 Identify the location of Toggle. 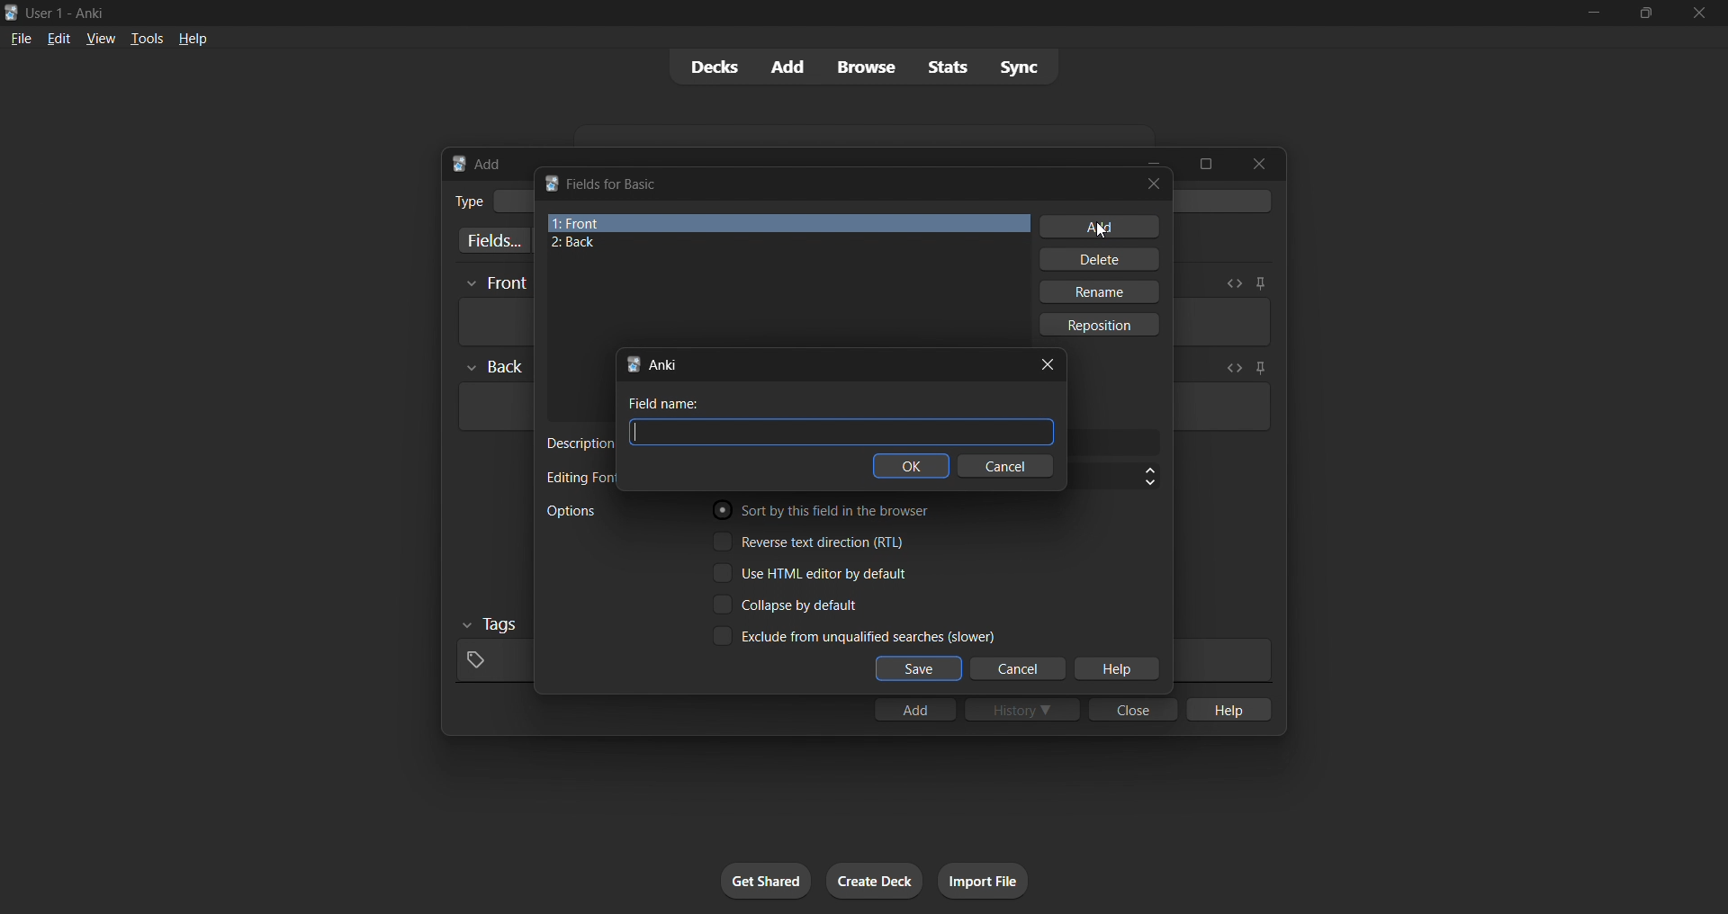
(811, 573).